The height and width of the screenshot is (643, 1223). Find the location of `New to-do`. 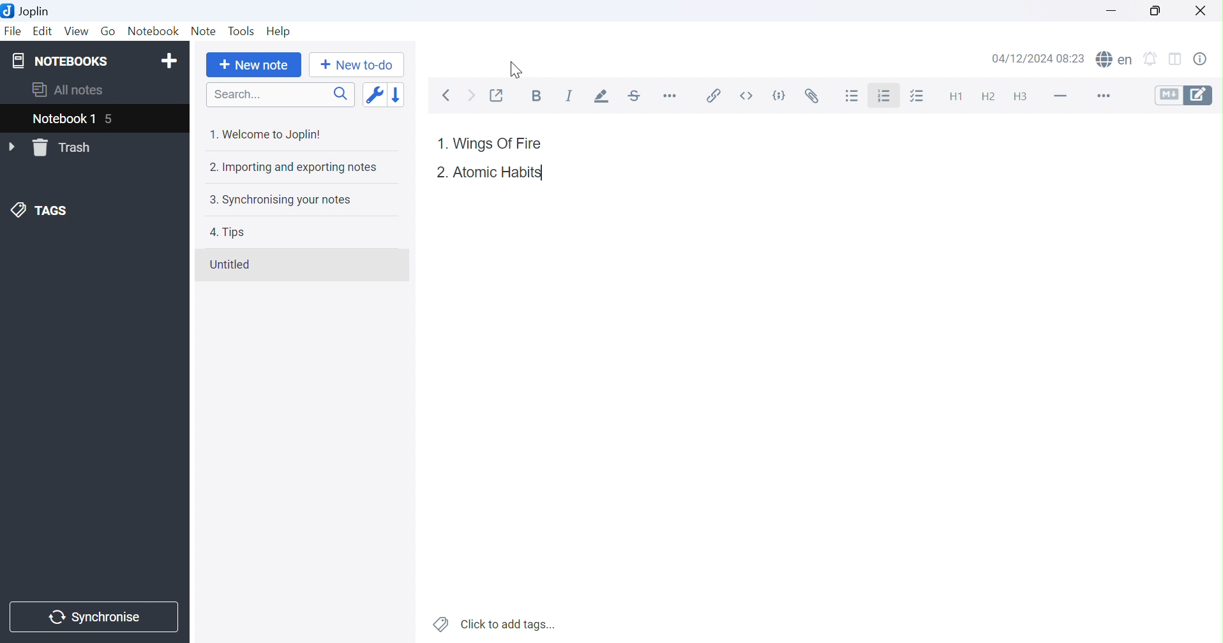

New to-do is located at coordinates (355, 65).